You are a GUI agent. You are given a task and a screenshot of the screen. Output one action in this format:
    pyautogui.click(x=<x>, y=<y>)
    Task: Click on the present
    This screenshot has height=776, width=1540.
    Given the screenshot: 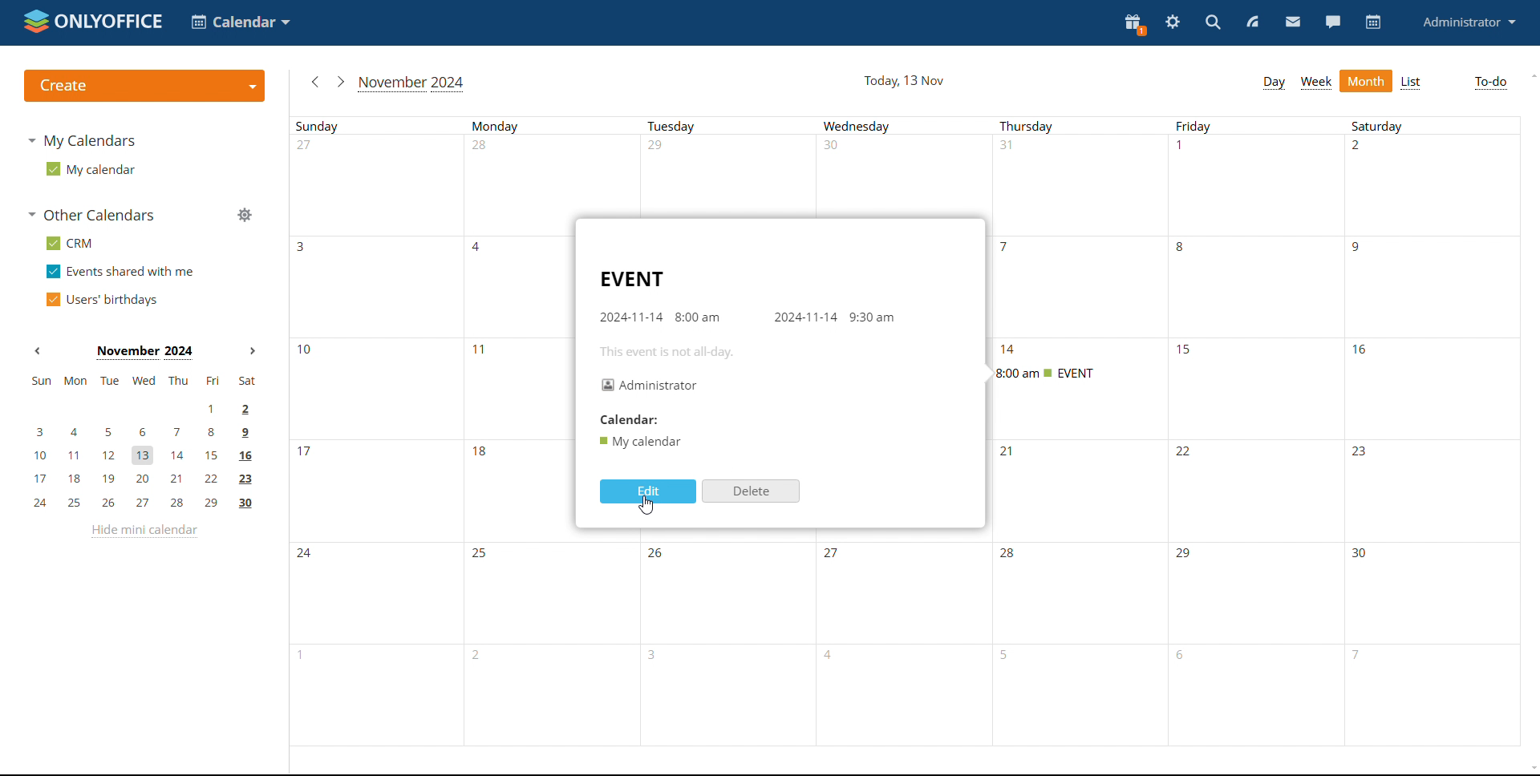 What is the action you would take?
    pyautogui.click(x=1133, y=25)
    